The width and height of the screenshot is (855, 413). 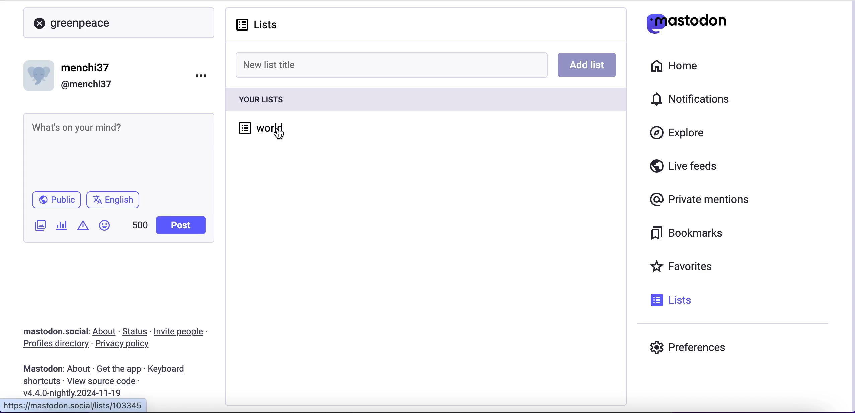 I want to click on about, so click(x=80, y=369).